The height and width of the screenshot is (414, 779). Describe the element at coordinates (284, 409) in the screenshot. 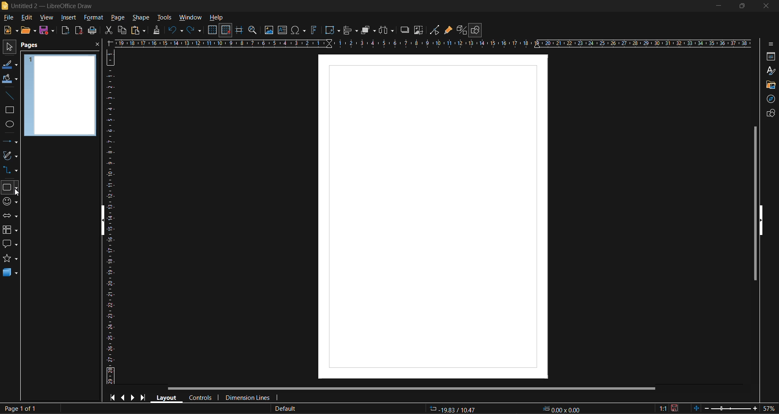

I see `slide master name` at that location.